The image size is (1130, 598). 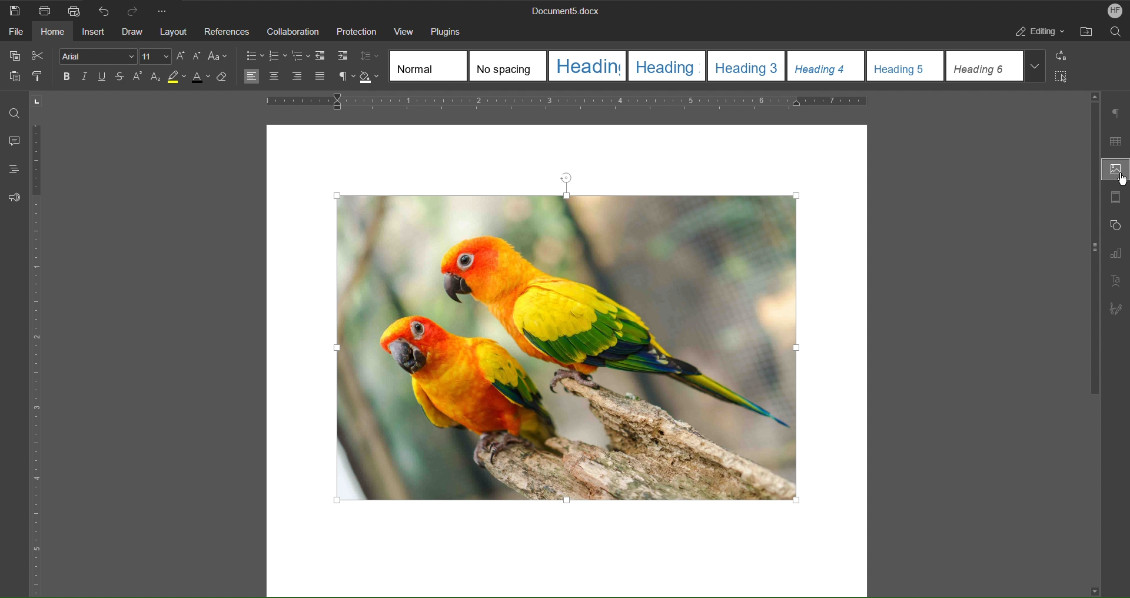 I want to click on Increase Size, so click(x=182, y=56).